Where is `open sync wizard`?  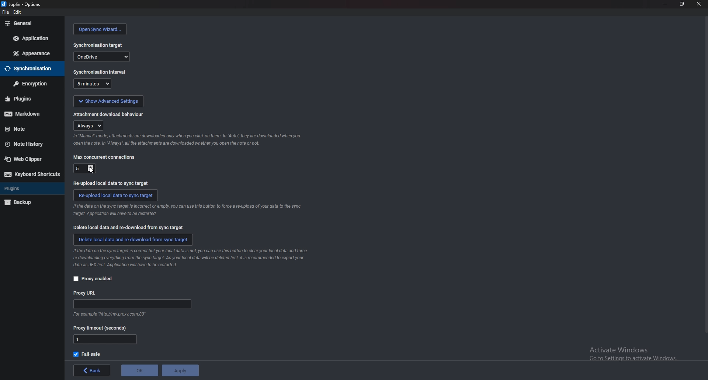 open sync wizard is located at coordinates (101, 29).